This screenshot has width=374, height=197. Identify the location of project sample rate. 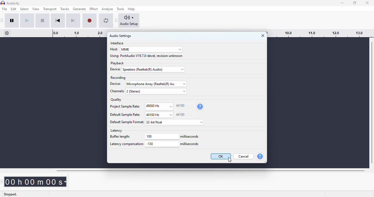
(125, 107).